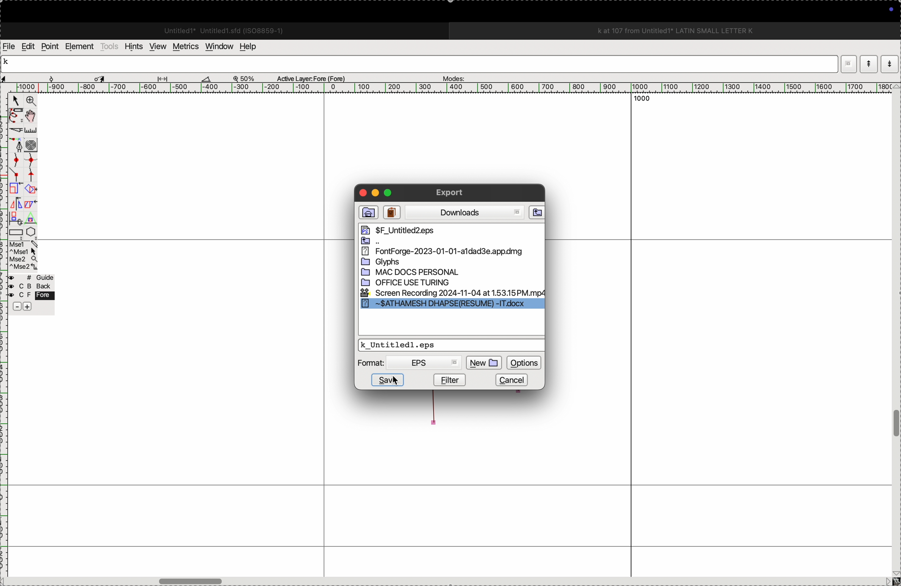 The height and width of the screenshot is (586, 901). Describe the element at coordinates (442, 88) in the screenshot. I see `horizontal scale` at that location.